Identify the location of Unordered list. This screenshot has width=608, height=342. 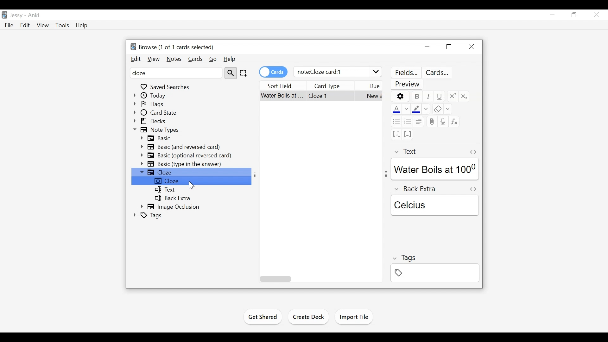
(396, 122).